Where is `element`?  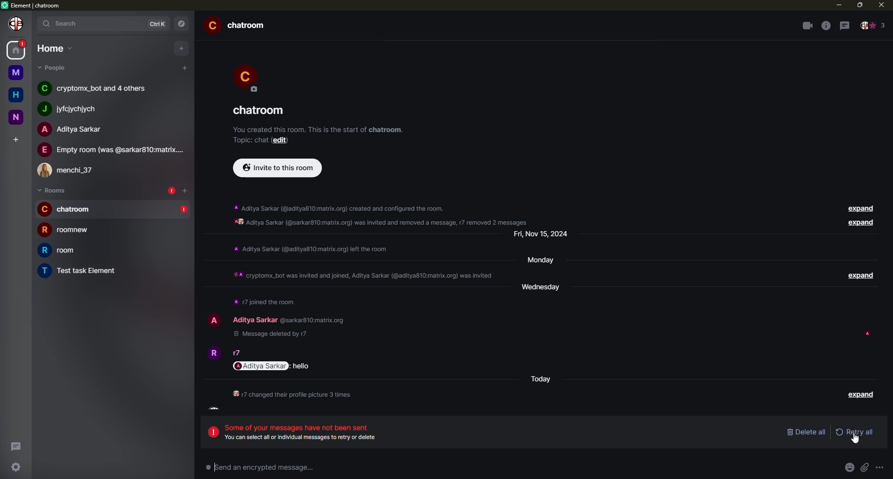
element is located at coordinates (33, 5).